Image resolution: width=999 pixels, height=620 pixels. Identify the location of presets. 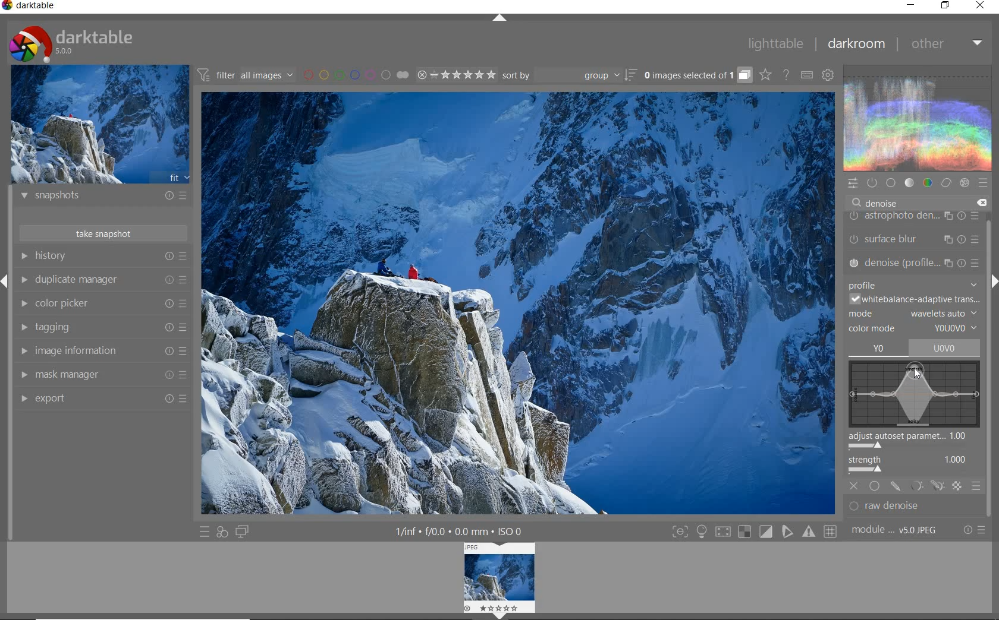
(983, 181).